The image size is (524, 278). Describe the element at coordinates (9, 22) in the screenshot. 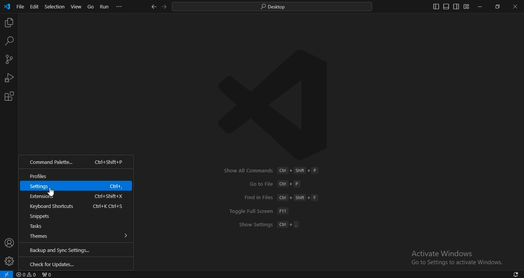

I see `explorer` at that location.